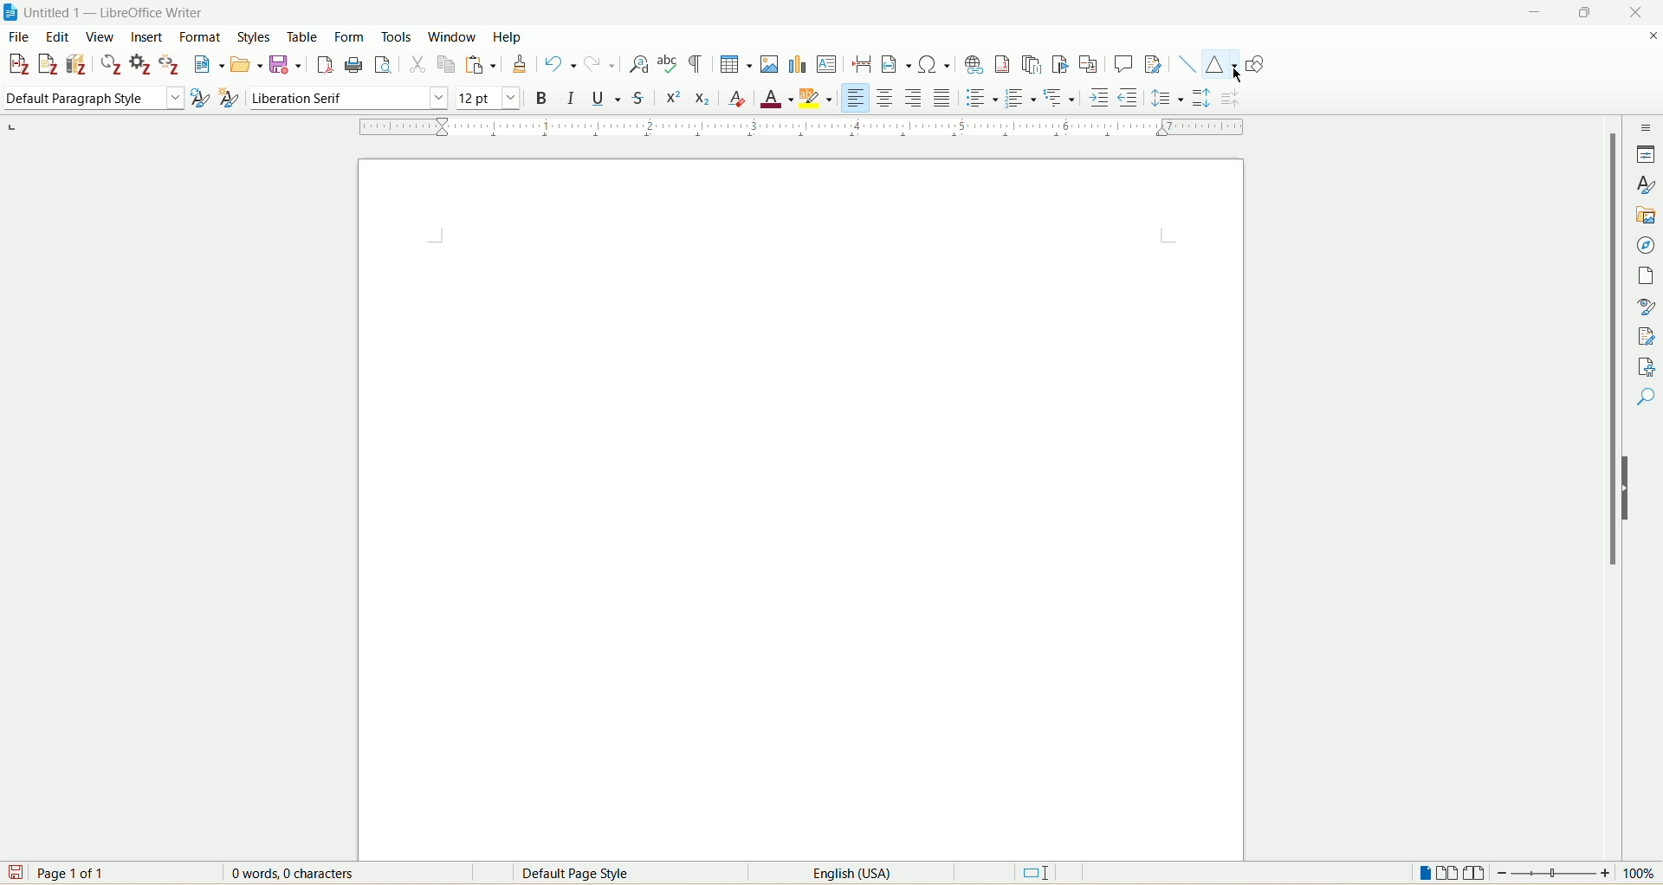  What do you see at coordinates (139, 64) in the screenshot?
I see `document preferences` at bounding box center [139, 64].